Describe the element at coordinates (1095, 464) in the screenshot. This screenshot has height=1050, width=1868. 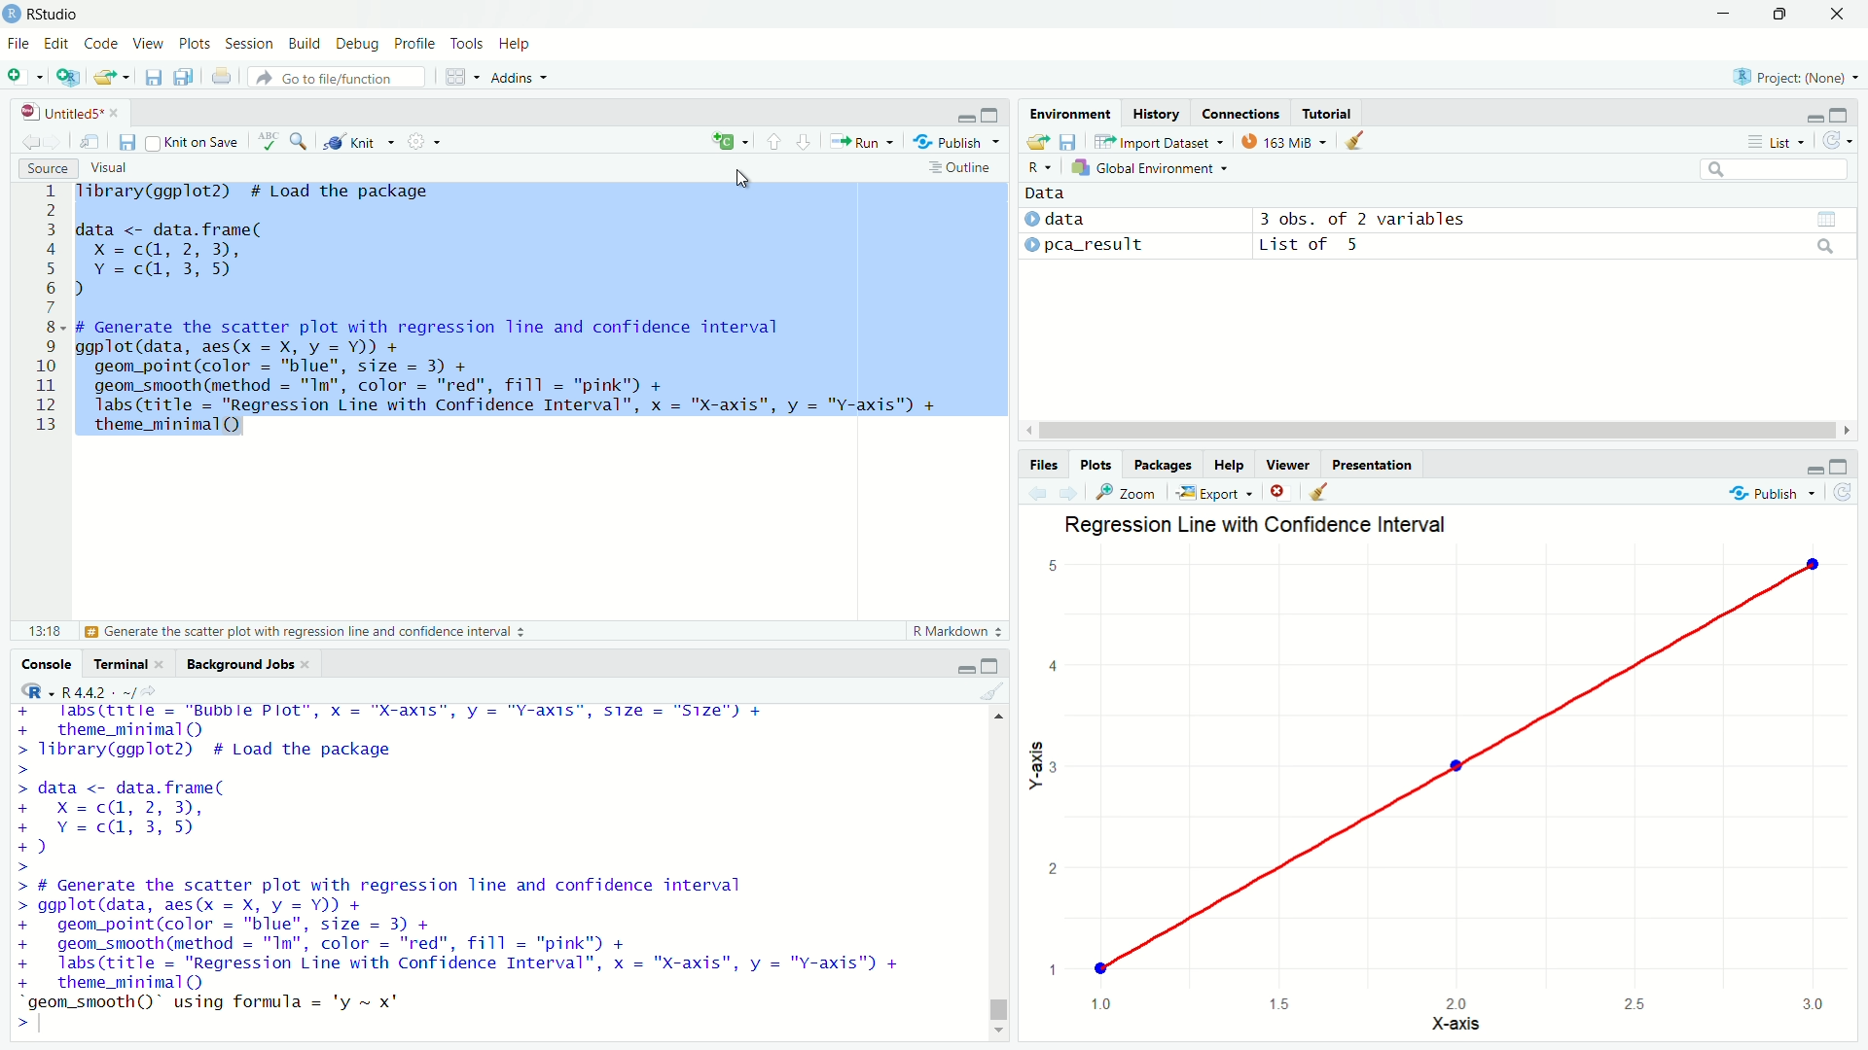
I see `Plots` at that location.